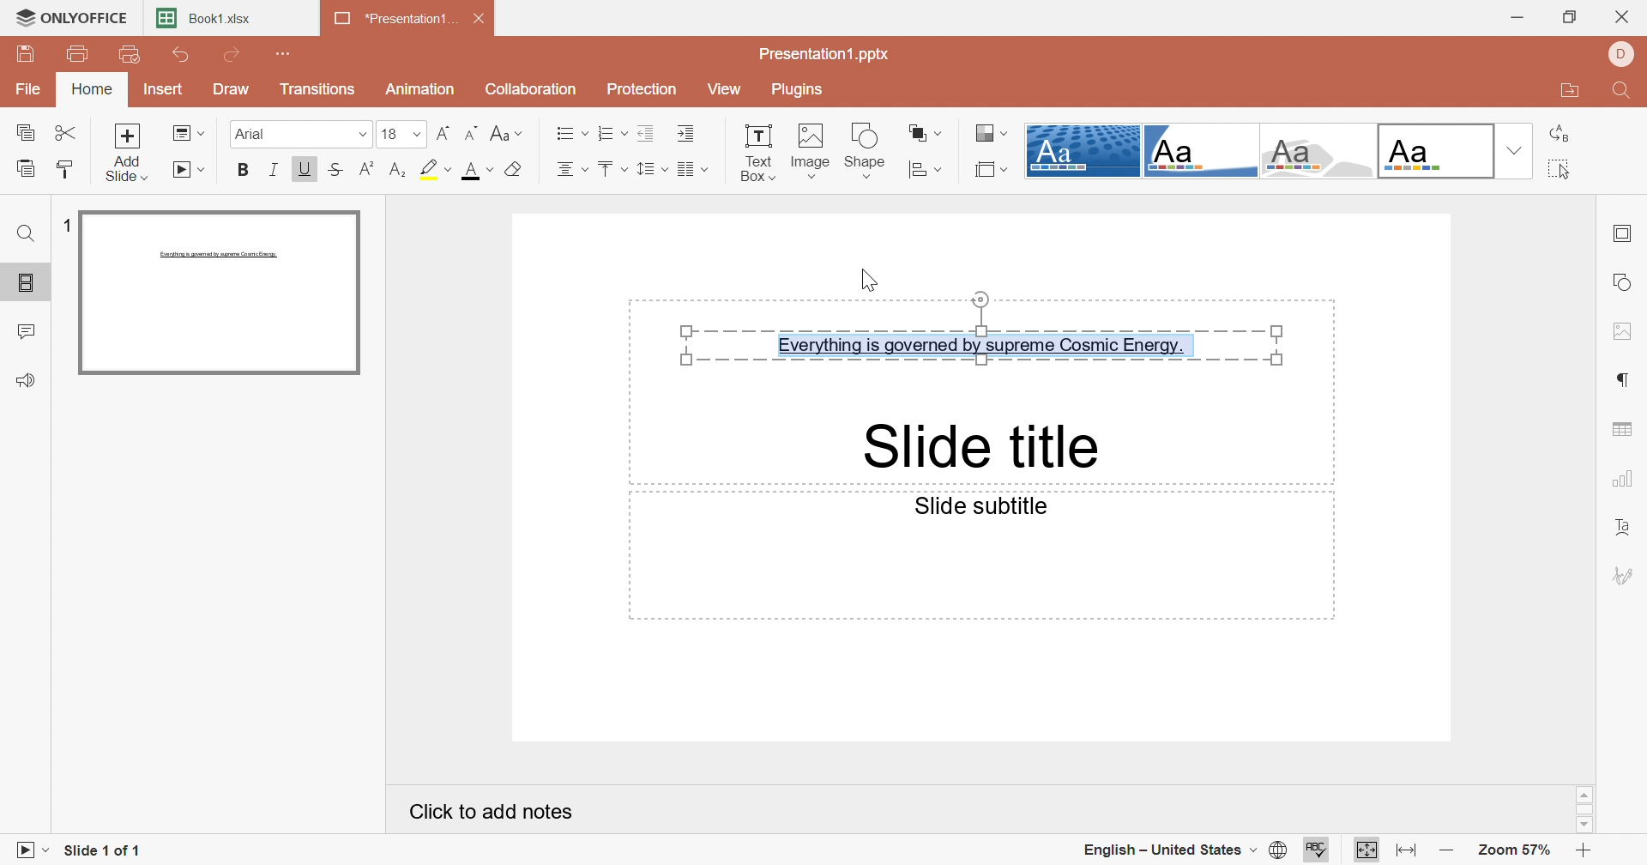  I want to click on font color, so click(478, 170).